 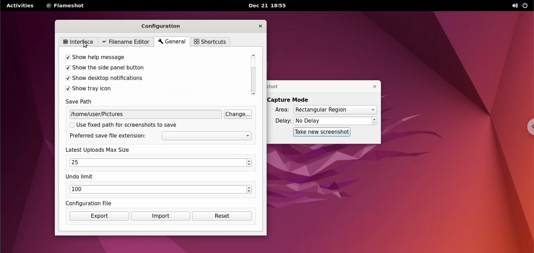 I want to click on delay, so click(x=281, y=121).